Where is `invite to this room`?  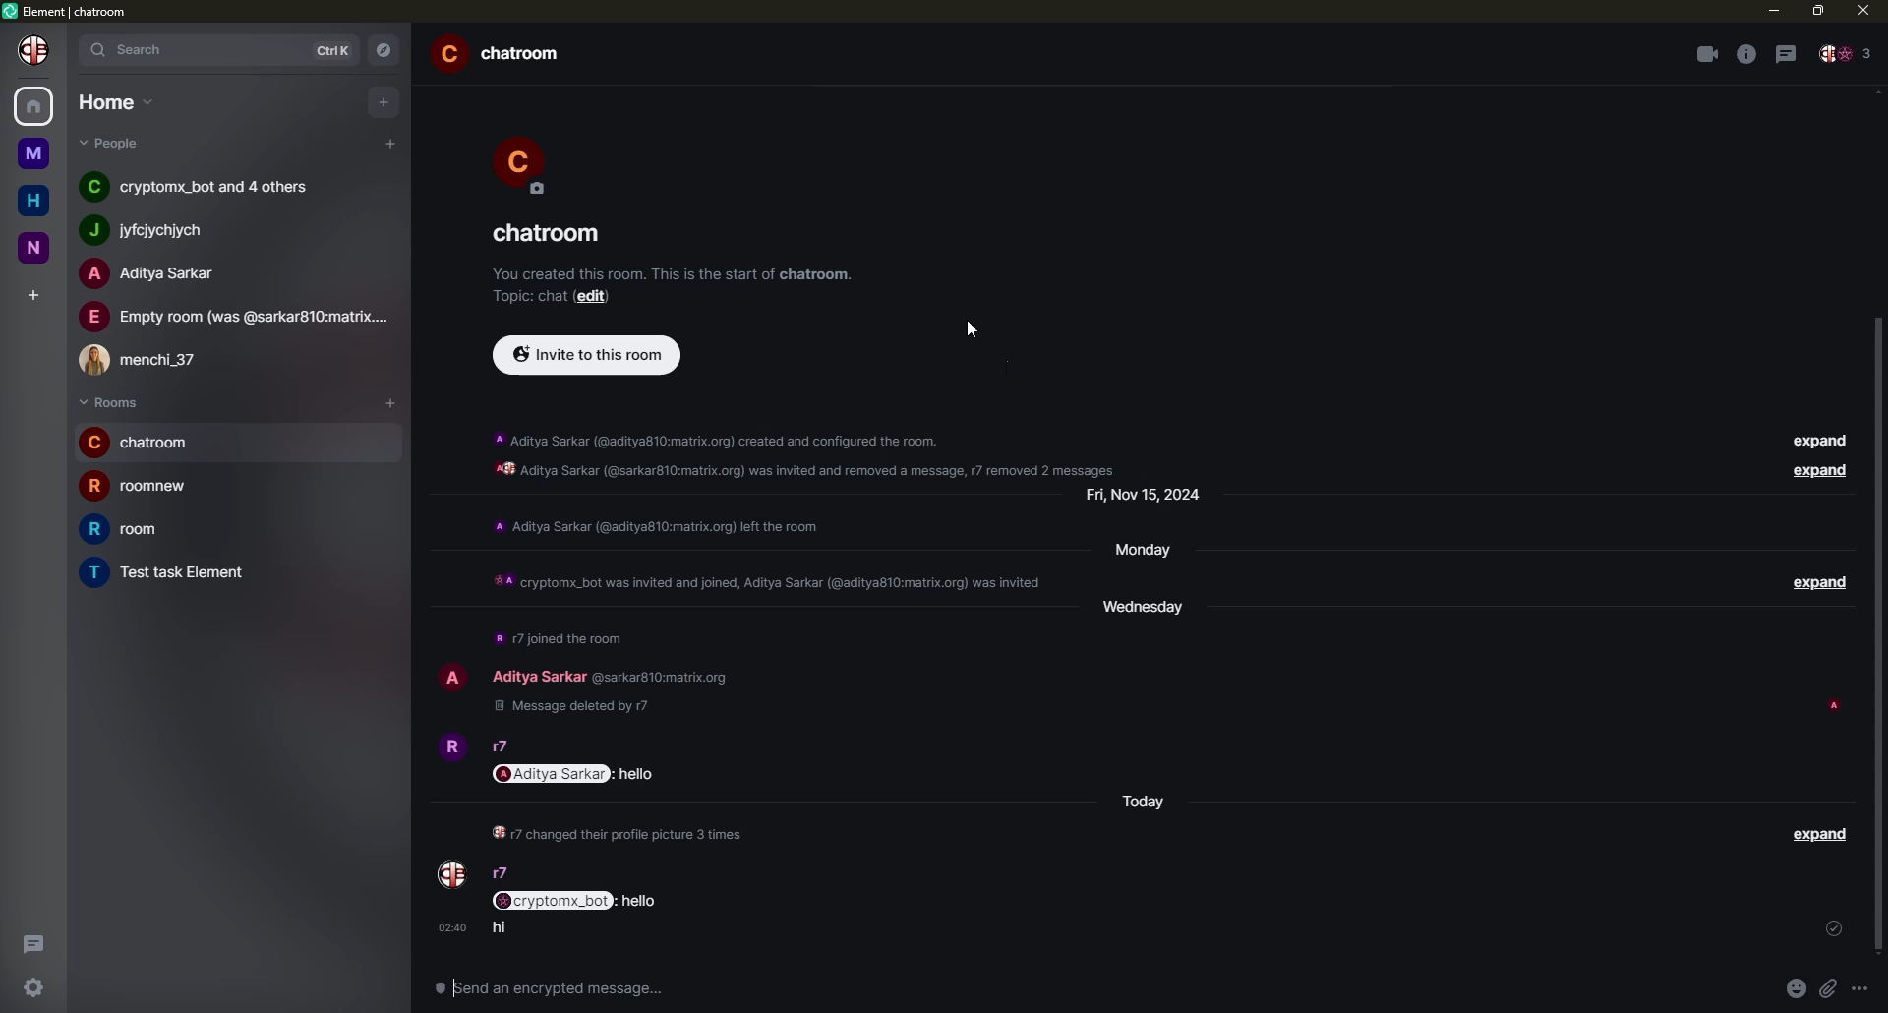
invite to this room is located at coordinates (586, 357).